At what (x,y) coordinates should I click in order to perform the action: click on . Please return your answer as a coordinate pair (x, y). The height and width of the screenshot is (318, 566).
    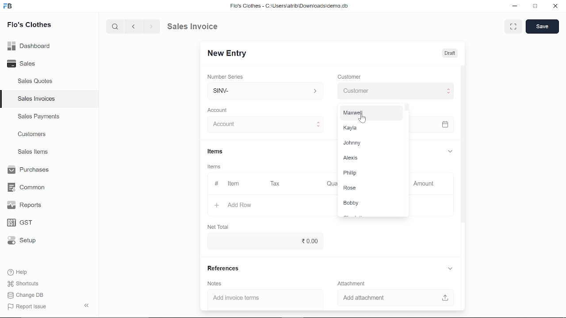
    Looking at the image, I should click on (215, 167).